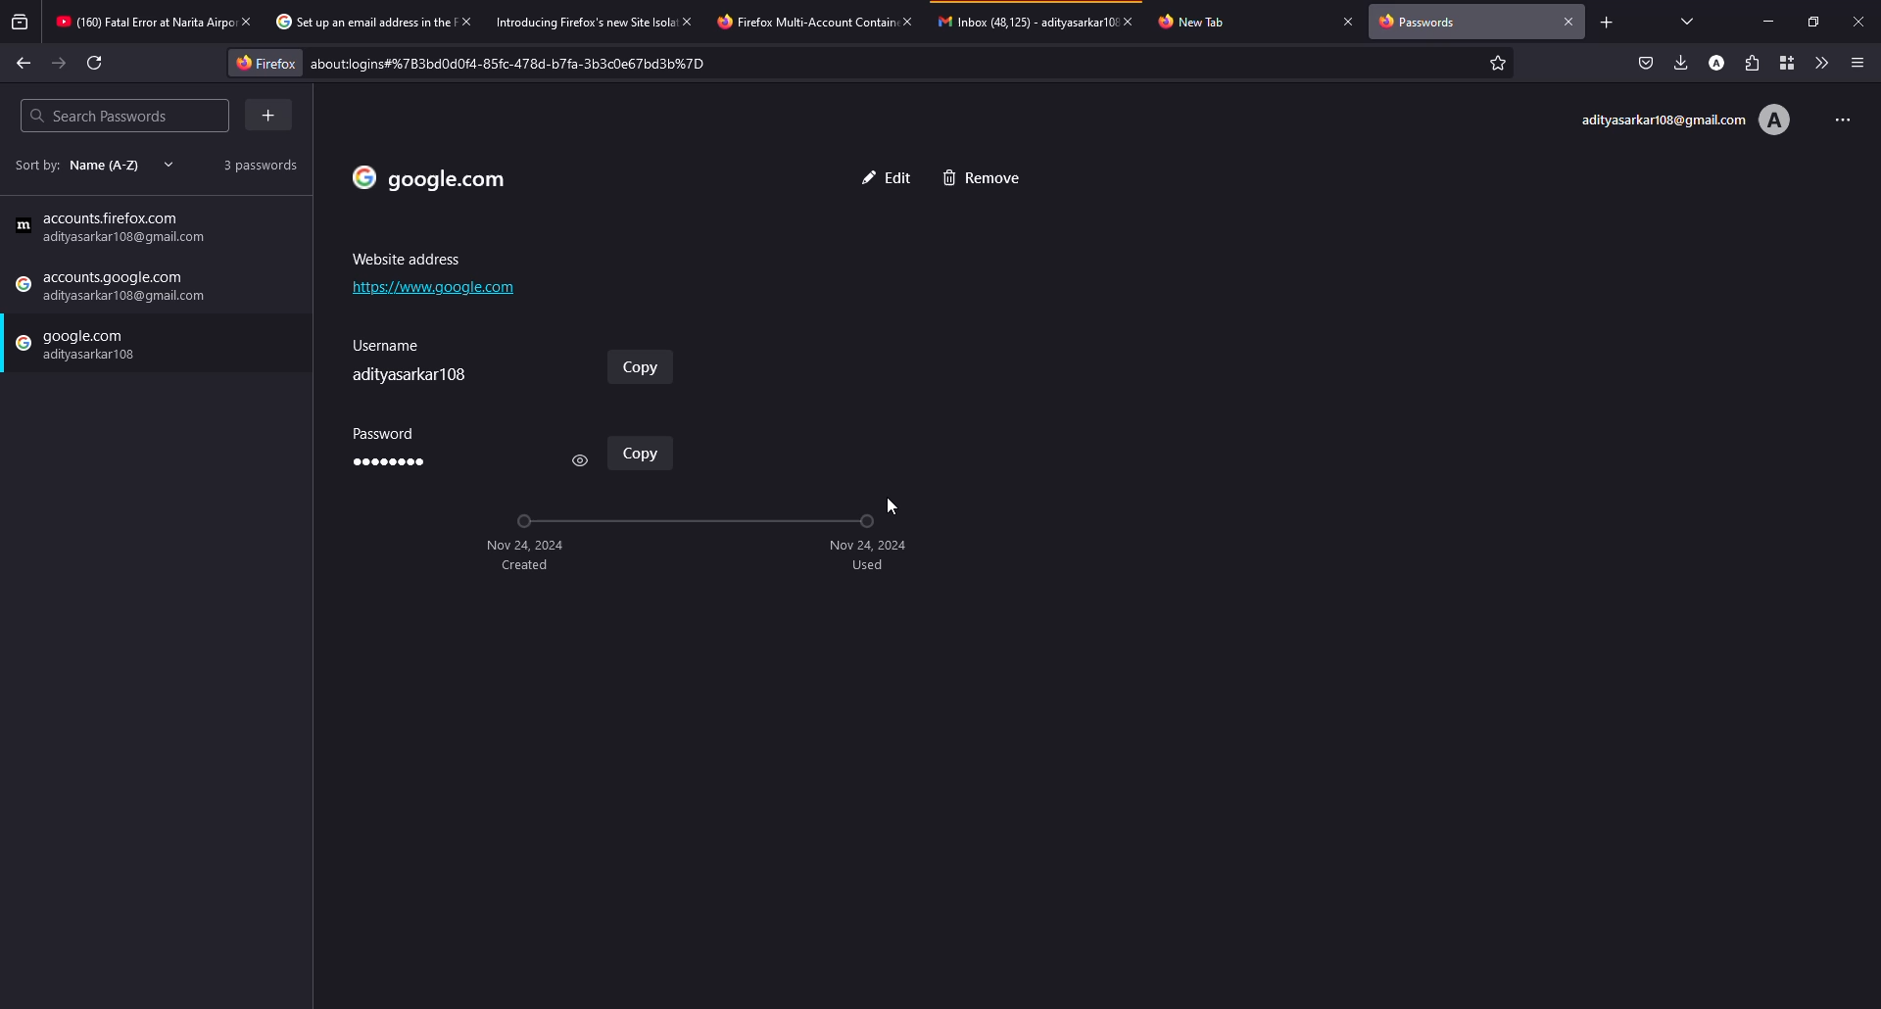 The height and width of the screenshot is (1009, 1881). Describe the element at coordinates (22, 23) in the screenshot. I see `view recent` at that location.